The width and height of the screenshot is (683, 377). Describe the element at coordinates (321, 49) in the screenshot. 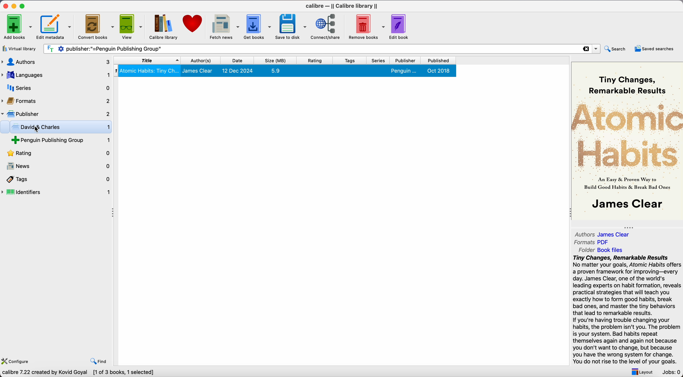

I see `search bar` at that location.